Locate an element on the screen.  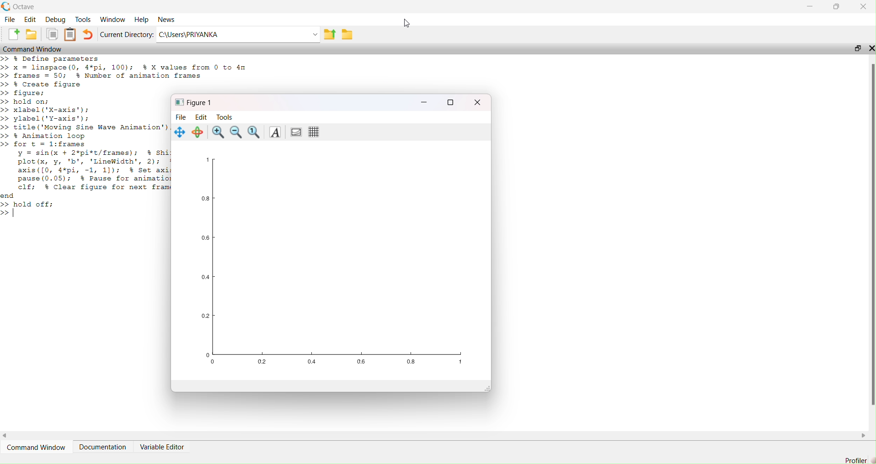
export is located at coordinates (329, 34).